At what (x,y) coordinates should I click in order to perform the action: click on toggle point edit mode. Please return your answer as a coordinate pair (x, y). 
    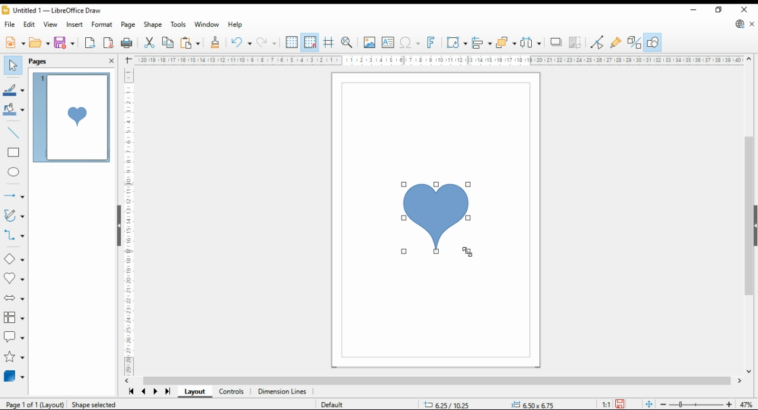
    Looking at the image, I should click on (598, 43).